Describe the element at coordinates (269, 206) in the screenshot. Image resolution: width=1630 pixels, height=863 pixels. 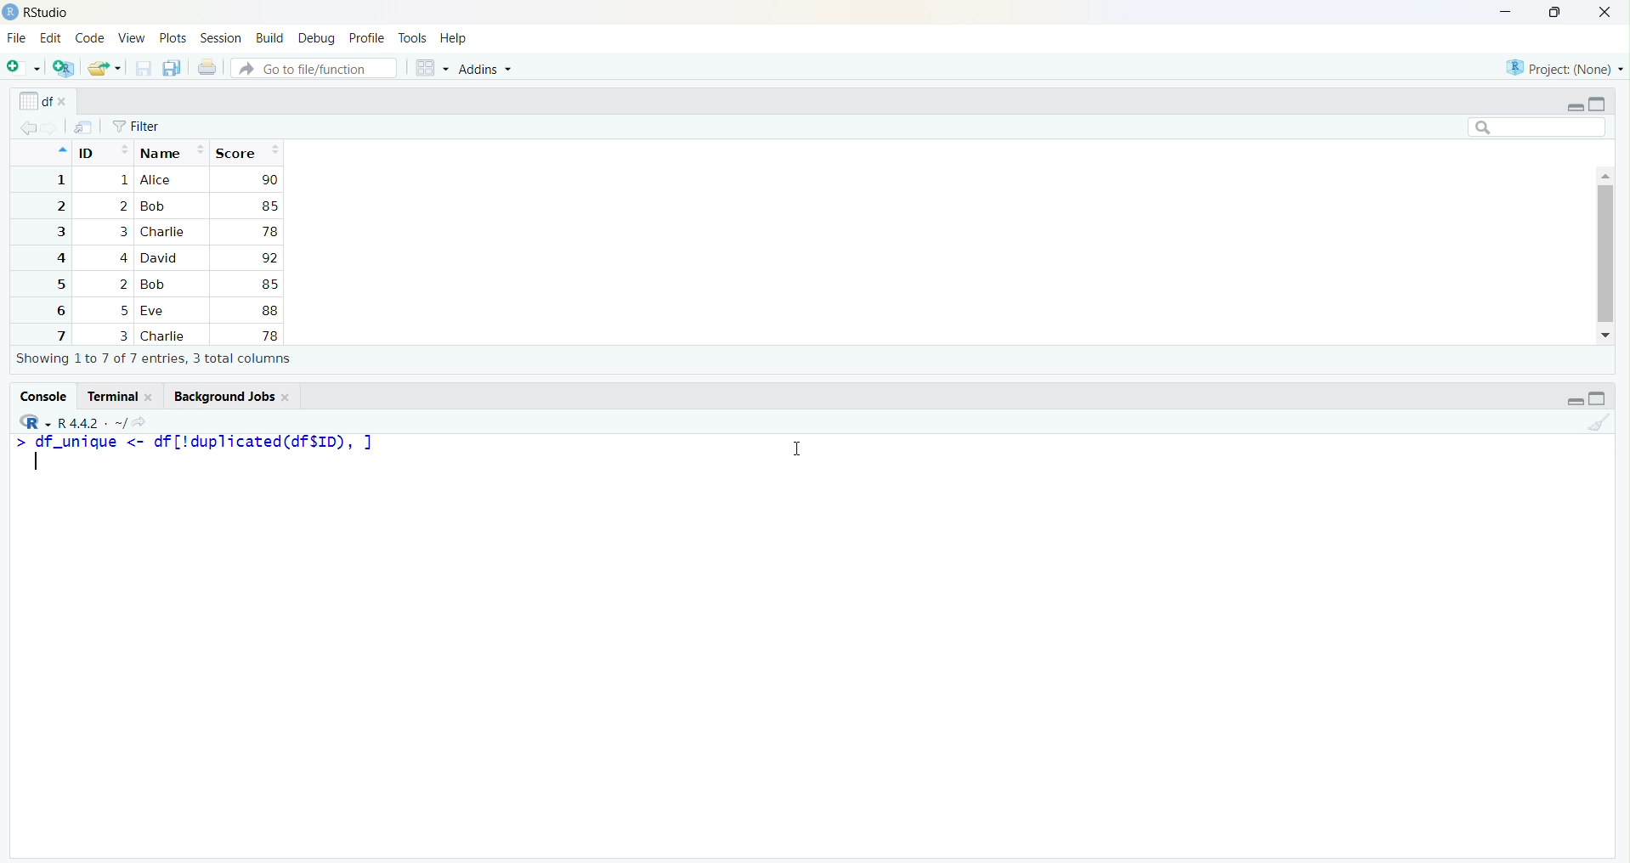
I see `85` at that location.